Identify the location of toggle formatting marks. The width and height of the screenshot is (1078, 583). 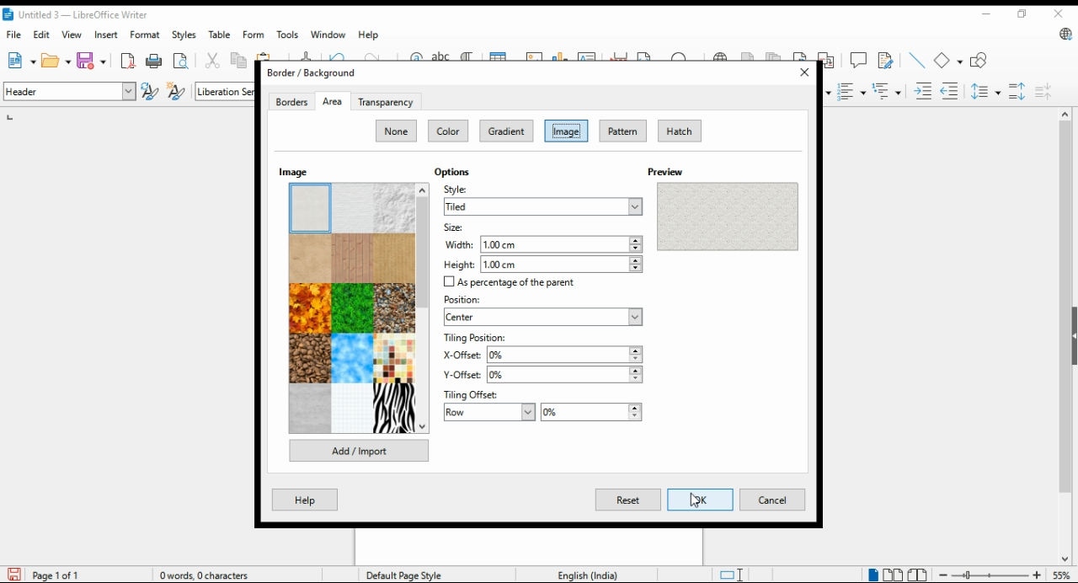
(467, 54).